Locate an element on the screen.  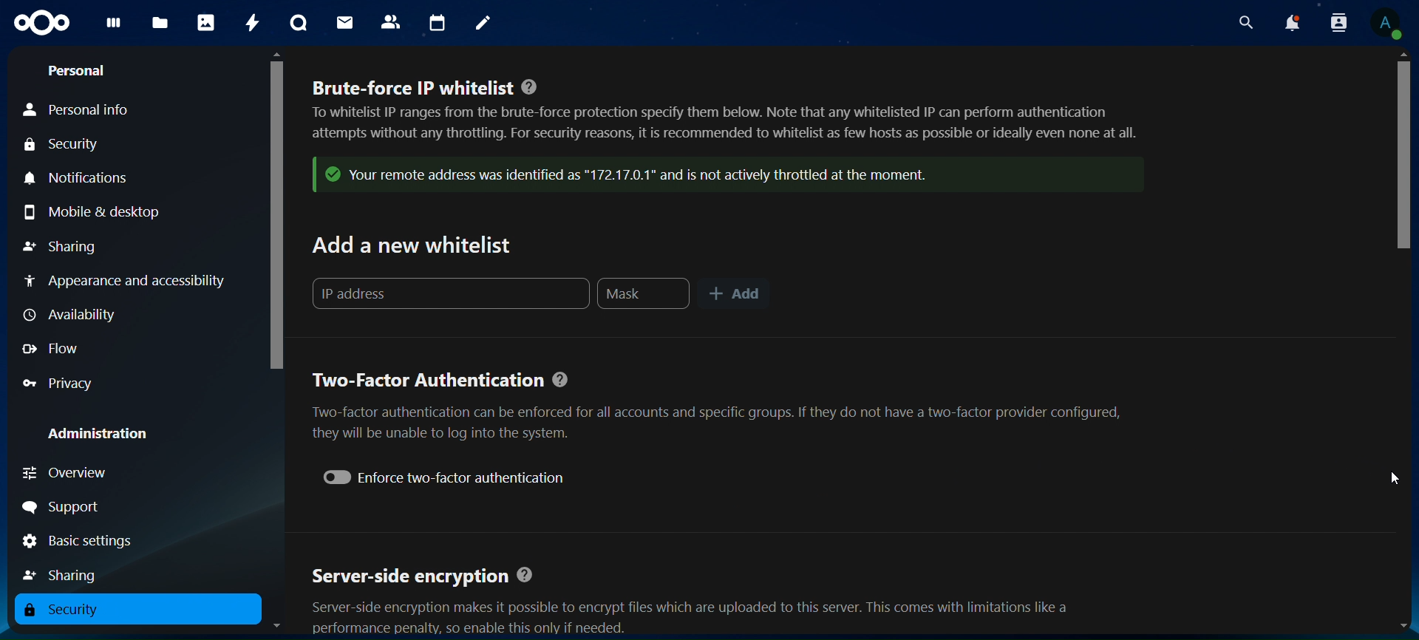
files is located at coordinates (160, 24).